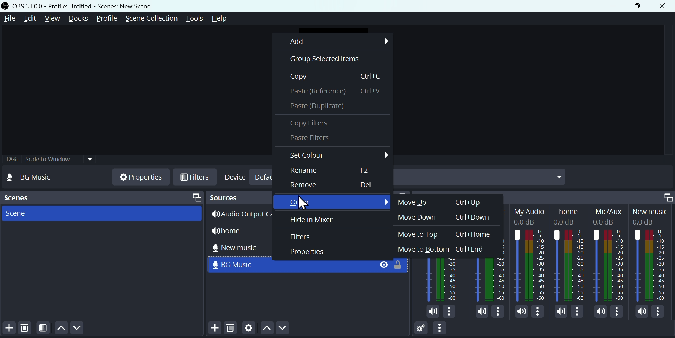 The width and height of the screenshot is (675, 338). What do you see at coordinates (578, 312) in the screenshot?
I see `More` at bounding box center [578, 312].